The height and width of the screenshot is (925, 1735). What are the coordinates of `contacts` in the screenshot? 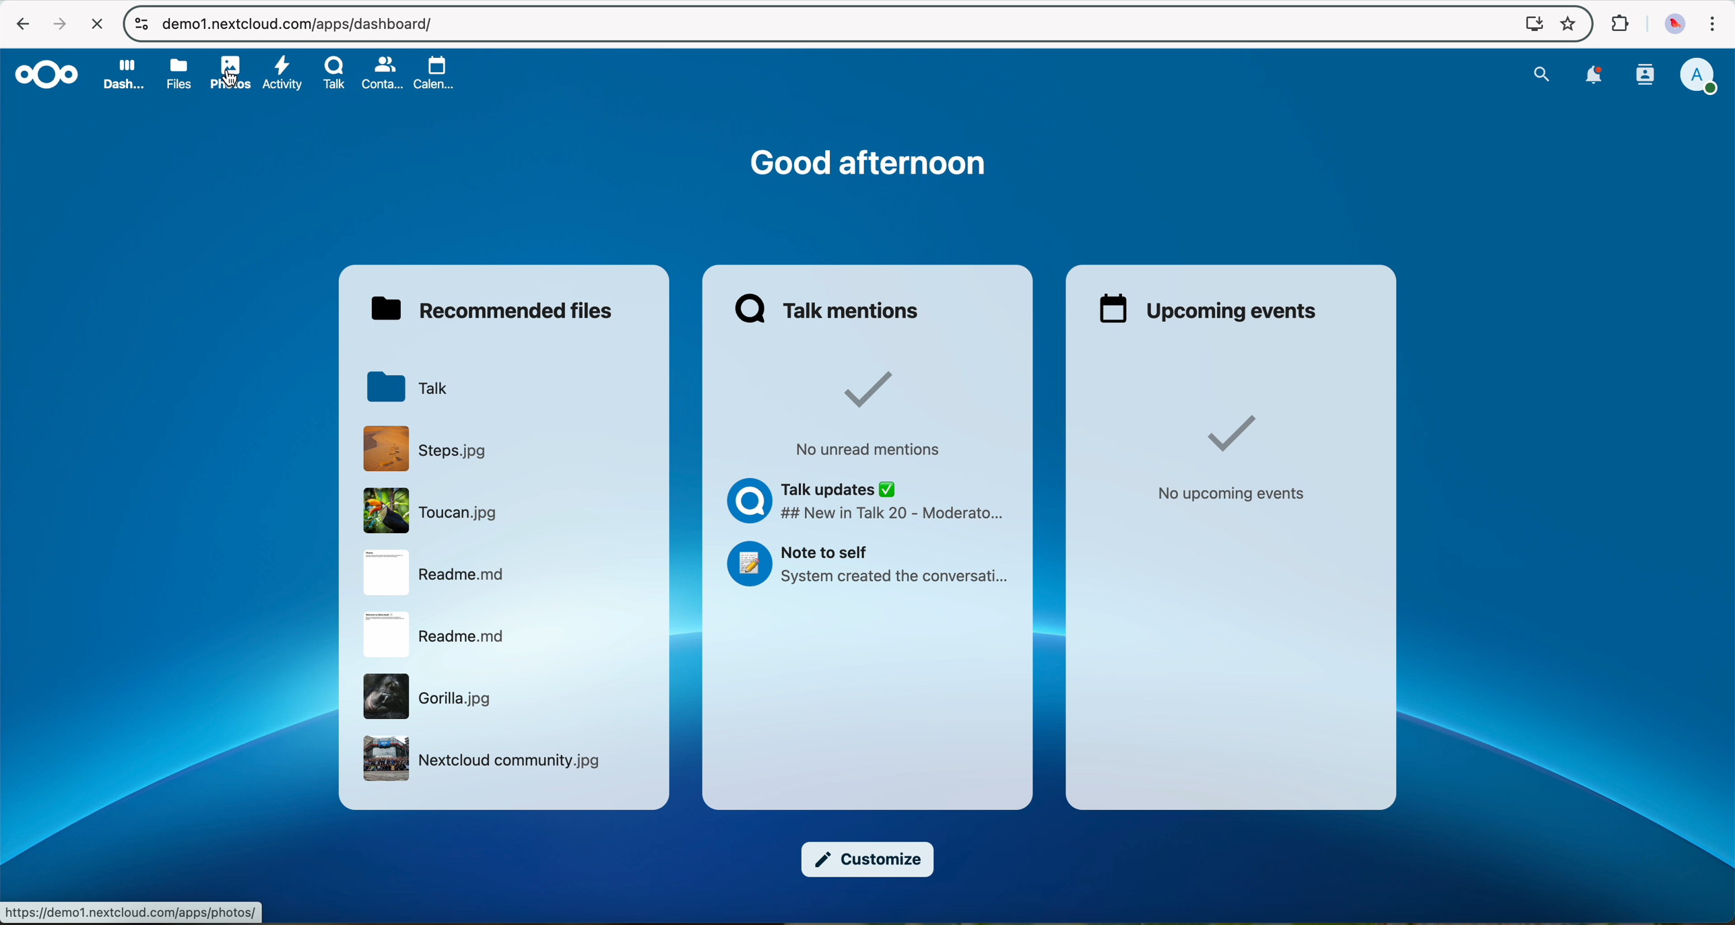 It's located at (1641, 75).